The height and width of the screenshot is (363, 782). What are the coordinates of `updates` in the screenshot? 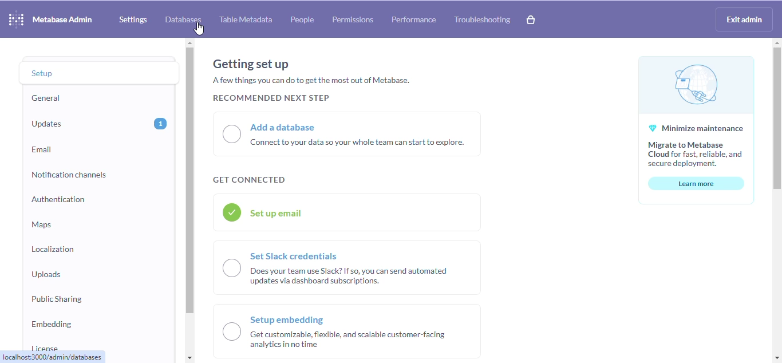 It's located at (50, 124).